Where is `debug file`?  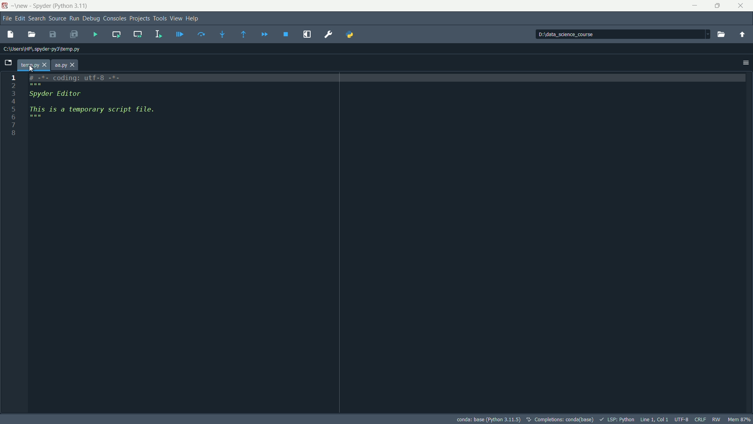
debug file is located at coordinates (179, 35).